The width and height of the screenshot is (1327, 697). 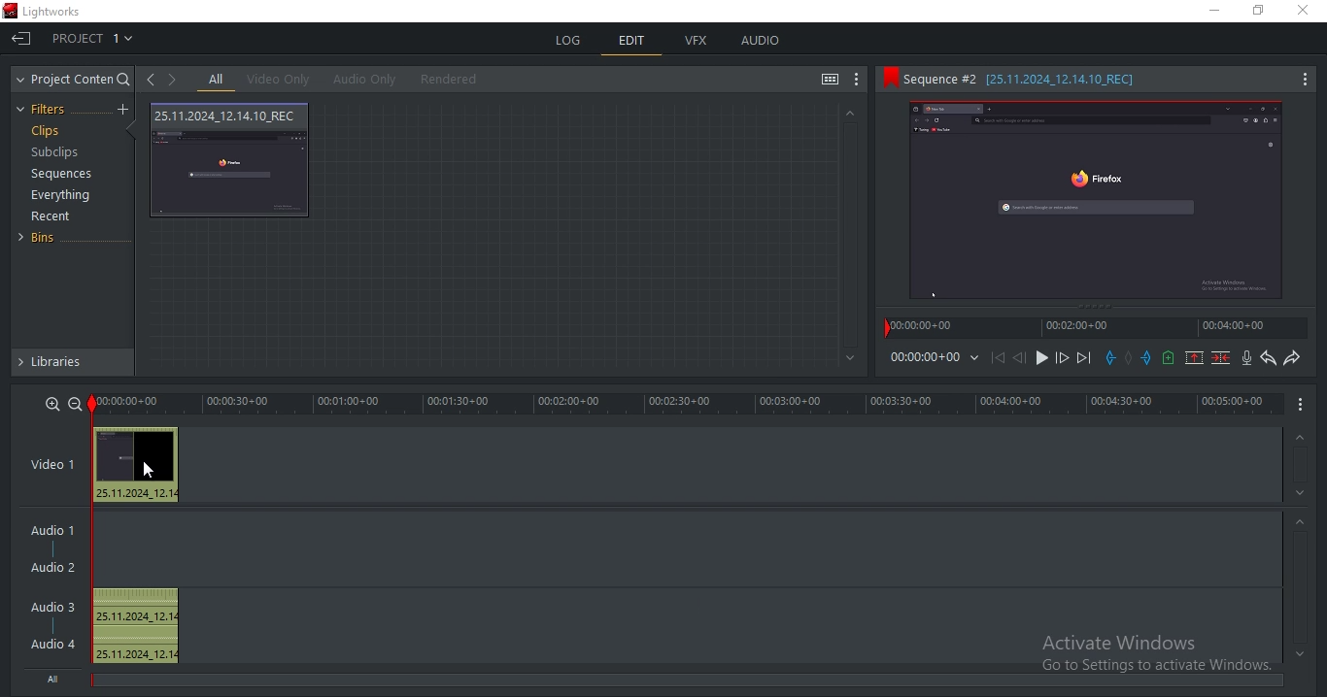 I want to click on options, so click(x=1299, y=406).